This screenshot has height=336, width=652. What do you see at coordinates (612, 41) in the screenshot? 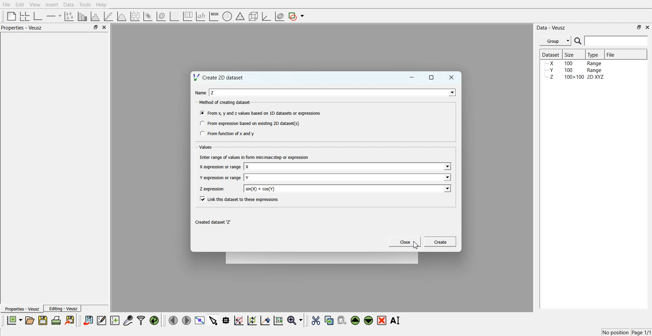
I see `Search Bar` at bounding box center [612, 41].